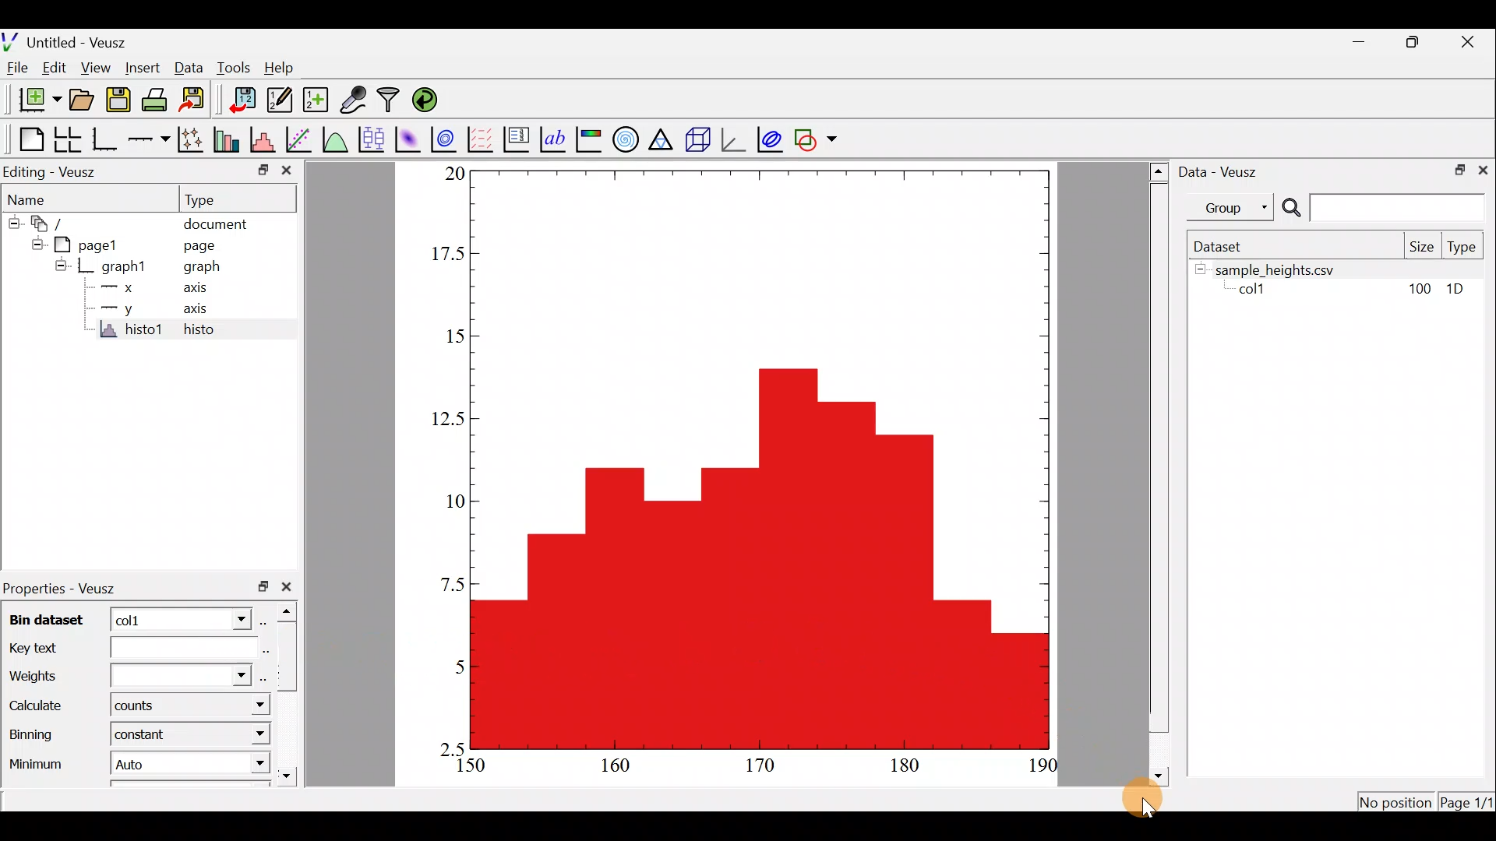 The width and height of the screenshot is (1496, 841). What do you see at coordinates (1360, 46) in the screenshot?
I see `minimize` at bounding box center [1360, 46].